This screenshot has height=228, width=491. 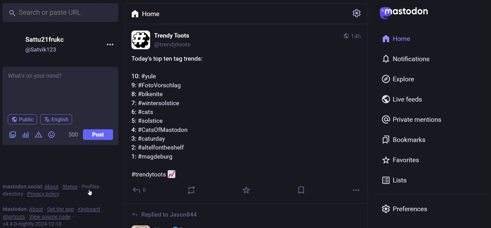 I want to click on setting, so click(x=355, y=14).